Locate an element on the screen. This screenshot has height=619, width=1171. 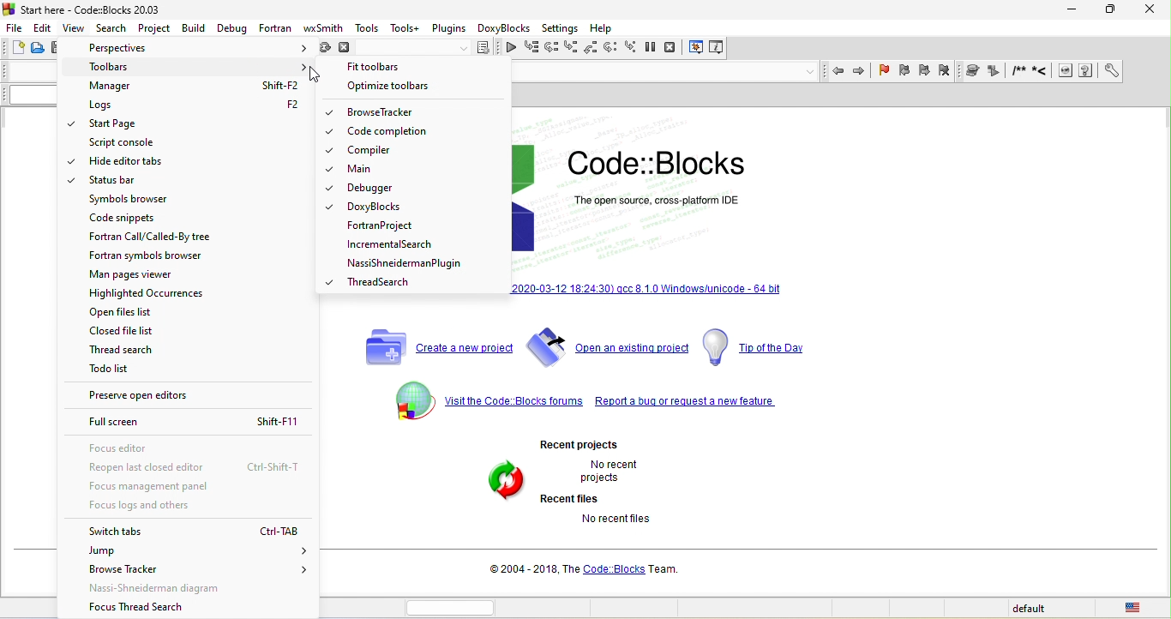
extract documentation is located at coordinates (996, 72).